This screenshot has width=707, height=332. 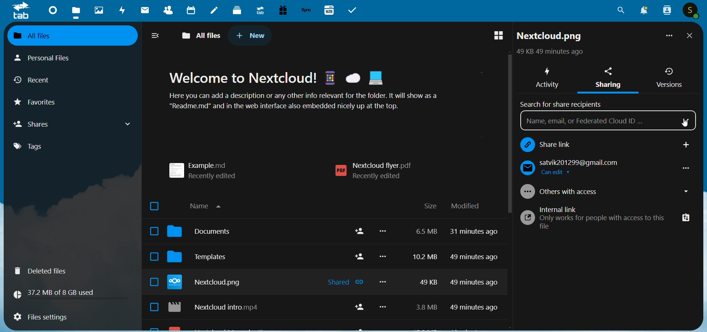 What do you see at coordinates (123, 11) in the screenshot?
I see `activity` at bounding box center [123, 11].